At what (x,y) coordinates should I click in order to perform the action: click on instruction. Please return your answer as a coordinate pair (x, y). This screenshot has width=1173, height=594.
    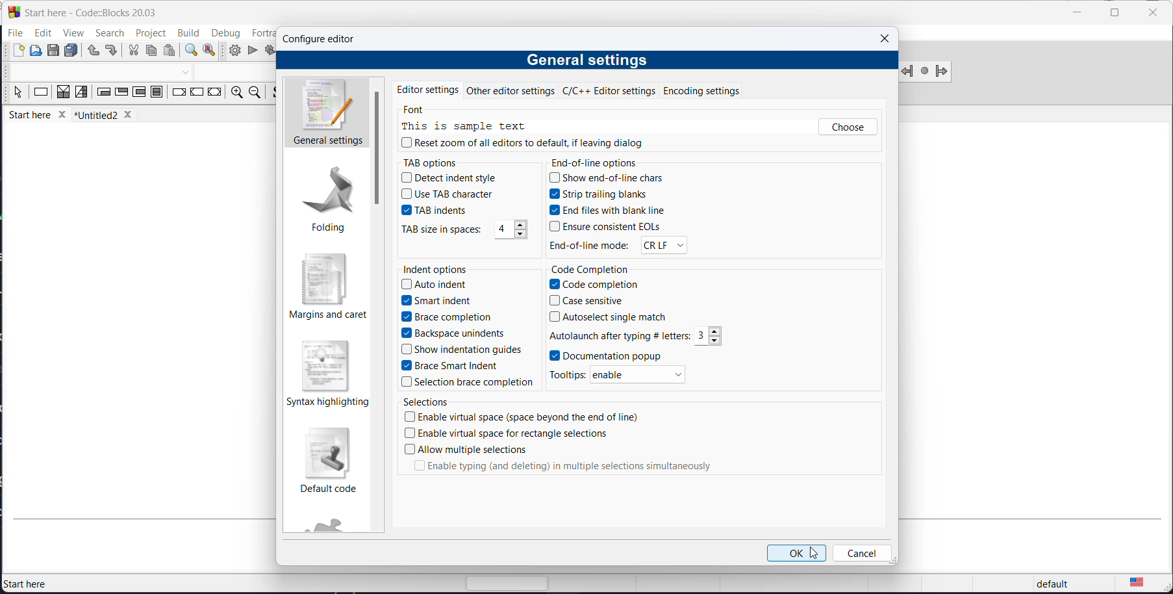
    Looking at the image, I should click on (41, 94).